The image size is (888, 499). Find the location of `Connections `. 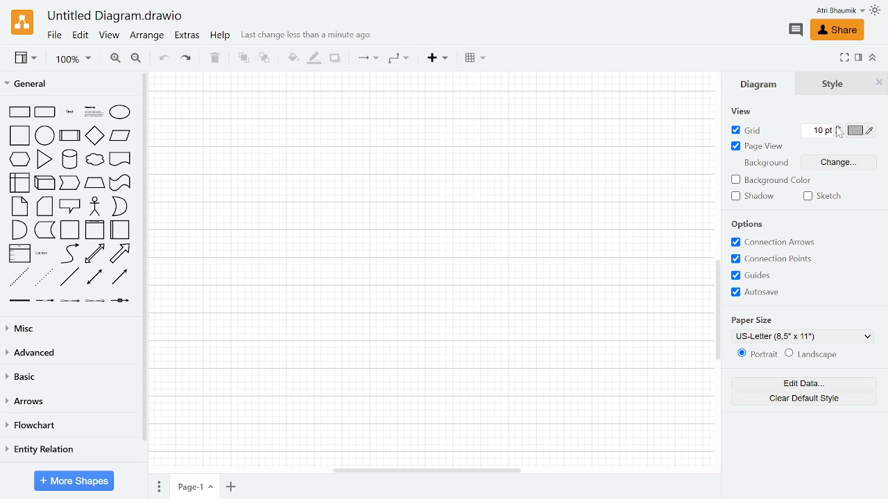

Connections  is located at coordinates (368, 58).